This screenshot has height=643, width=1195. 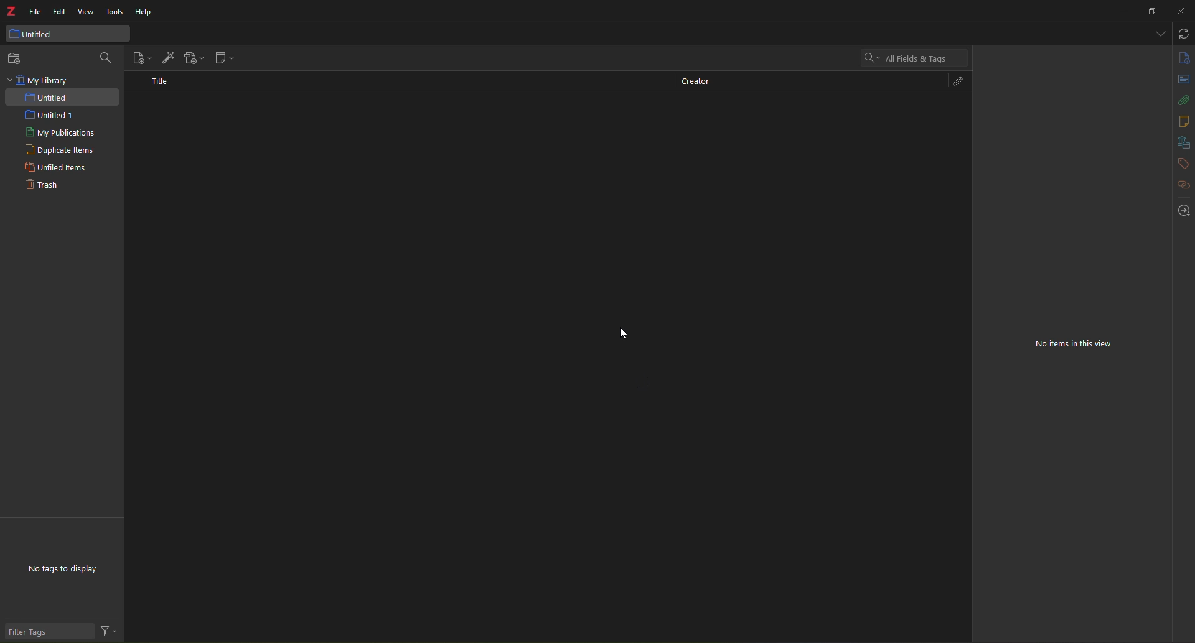 I want to click on add item, so click(x=167, y=56).